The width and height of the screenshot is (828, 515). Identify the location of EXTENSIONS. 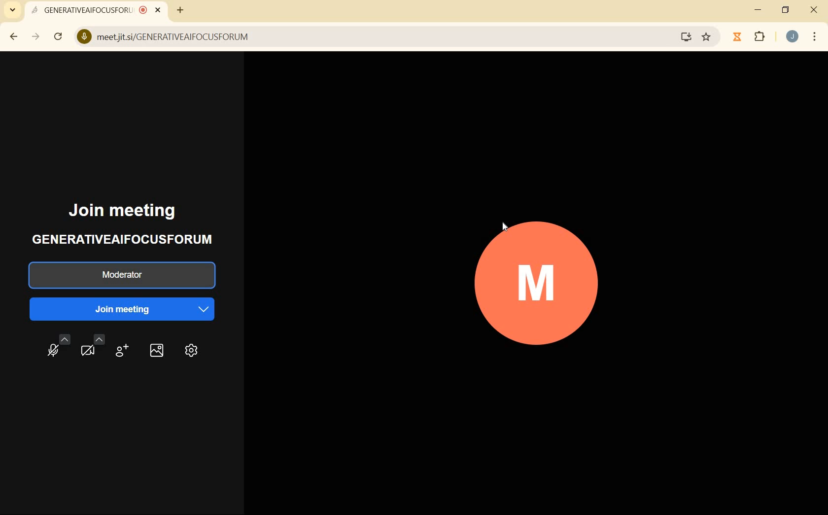
(759, 37).